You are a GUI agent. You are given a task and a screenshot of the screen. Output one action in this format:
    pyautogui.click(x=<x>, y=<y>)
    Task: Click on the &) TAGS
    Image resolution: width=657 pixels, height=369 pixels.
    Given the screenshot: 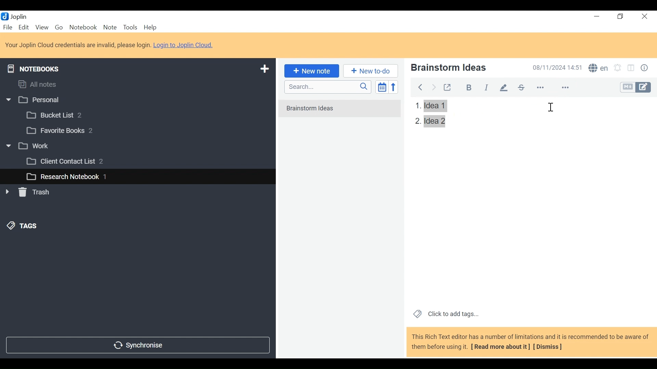 What is the action you would take?
    pyautogui.click(x=30, y=227)
    